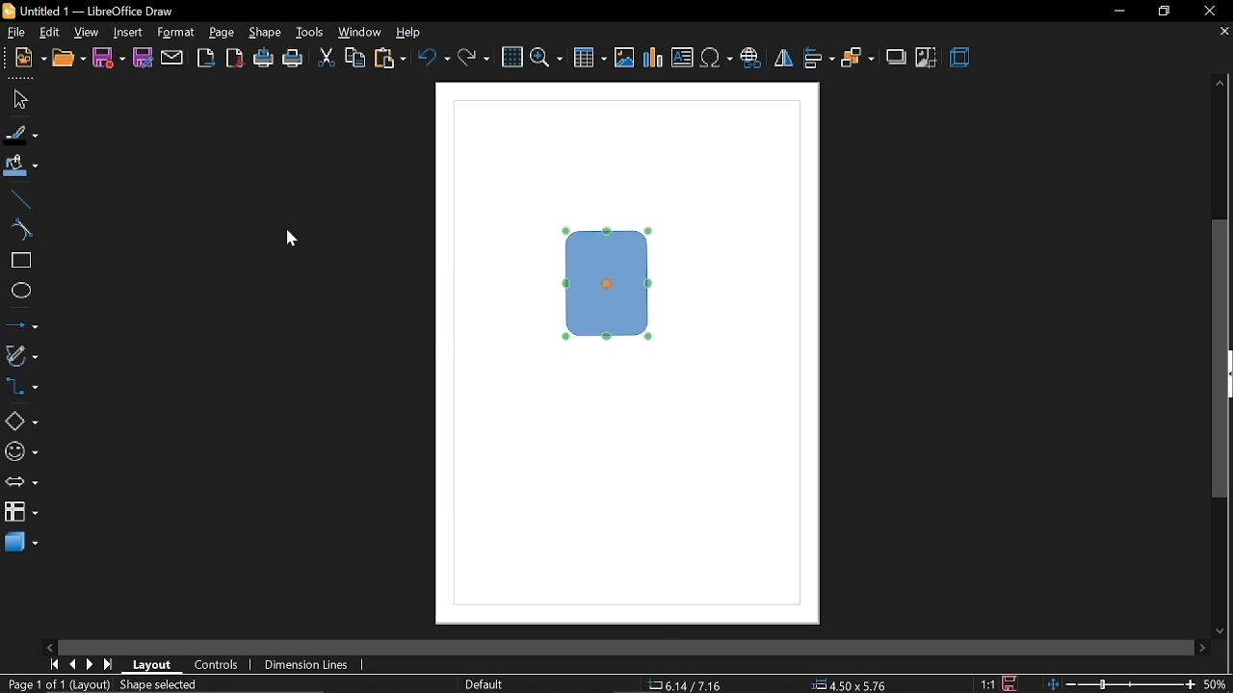 Image resolution: width=1233 pixels, height=693 pixels. I want to click on save, so click(110, 58).